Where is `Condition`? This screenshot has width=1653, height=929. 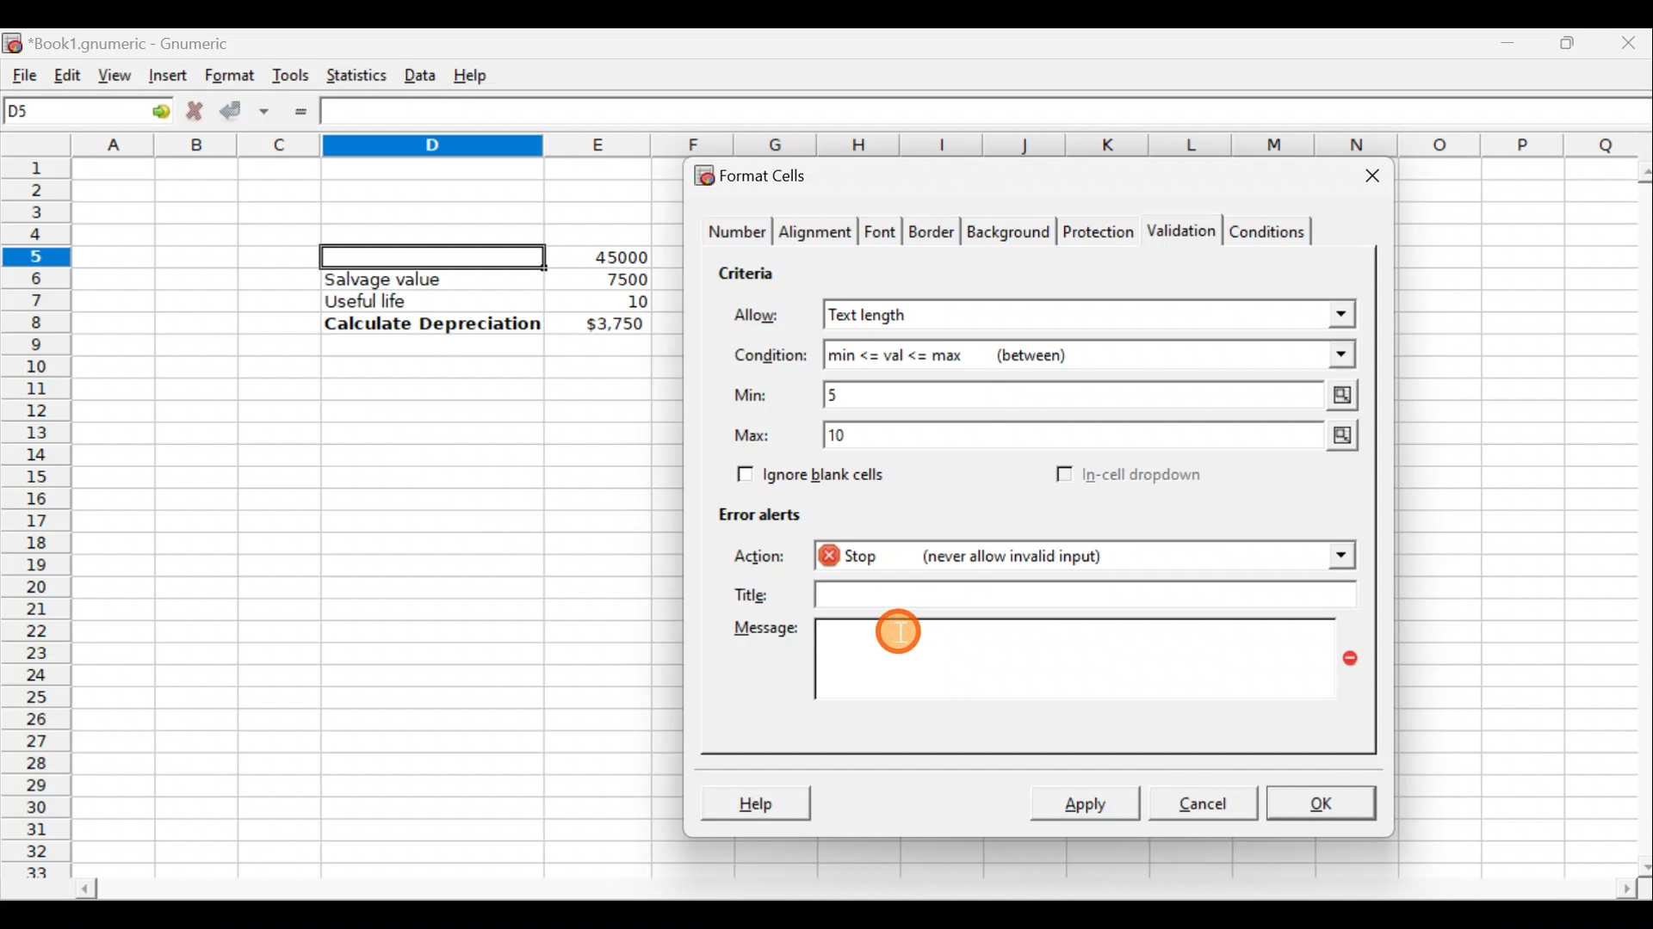
Condition is located at coordinates (770, 356).